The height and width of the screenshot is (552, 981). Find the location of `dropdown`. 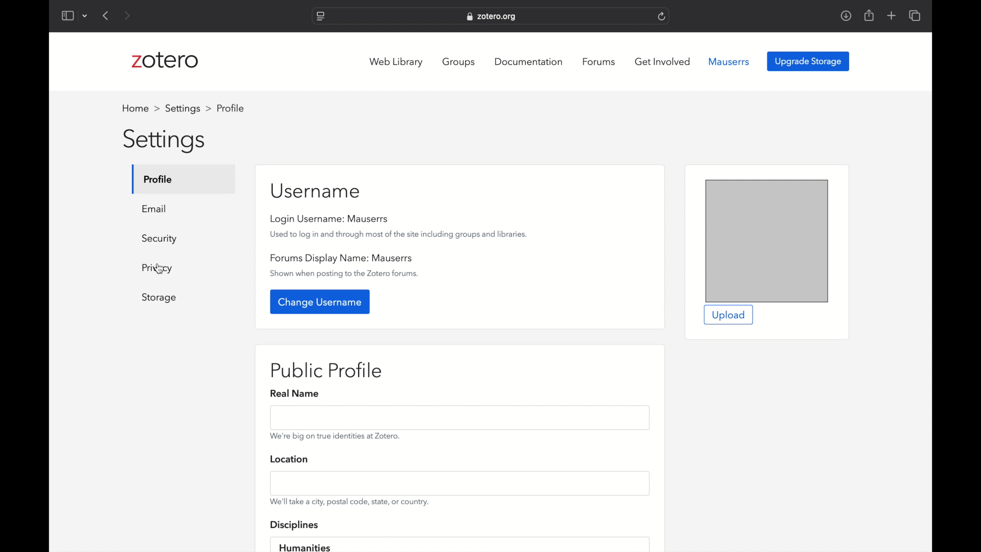

dropdown is located at coordinates (86, 15).